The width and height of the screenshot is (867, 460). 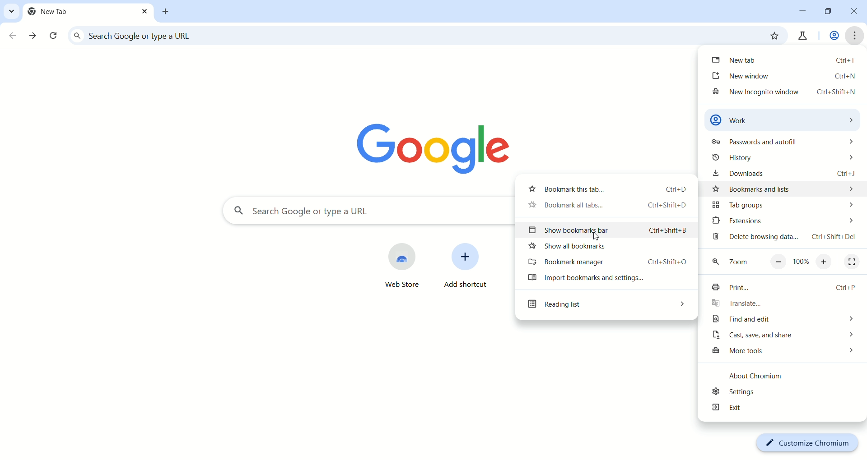 I want to click on search, so click(x=410, y=37).